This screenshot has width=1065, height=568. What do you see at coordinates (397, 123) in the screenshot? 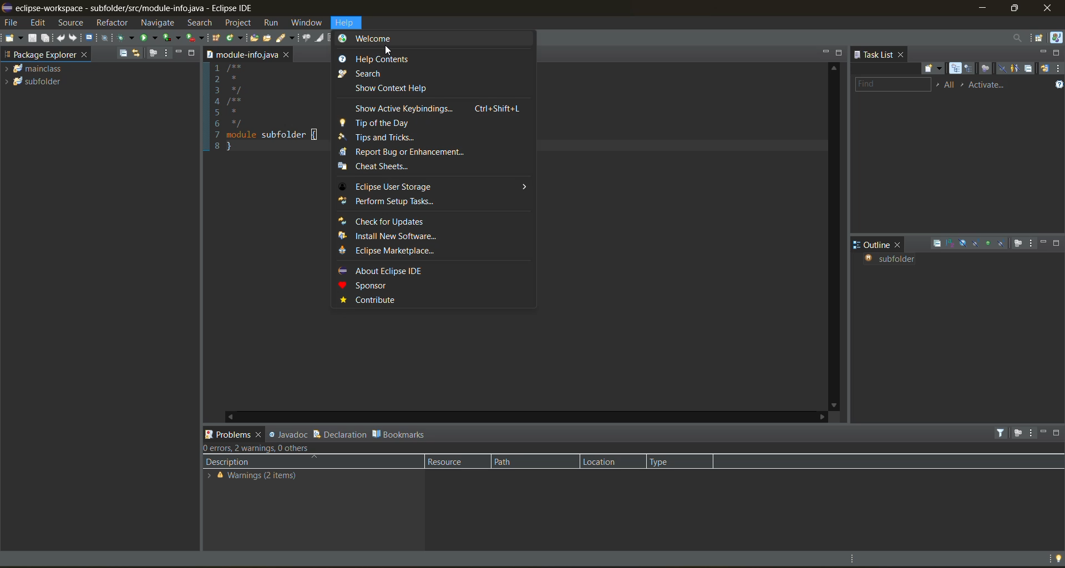
I see `tip of the day` at bounding box center [397, 123].